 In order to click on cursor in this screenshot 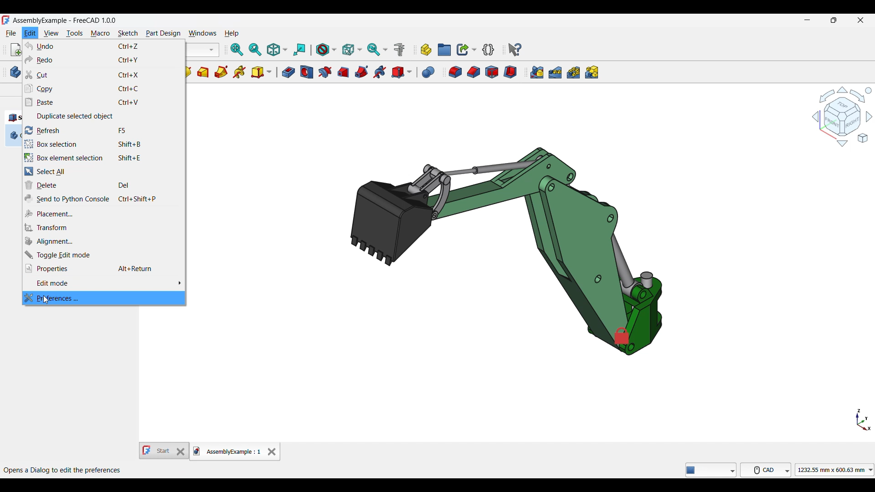, I will do `click(47, 302)`.